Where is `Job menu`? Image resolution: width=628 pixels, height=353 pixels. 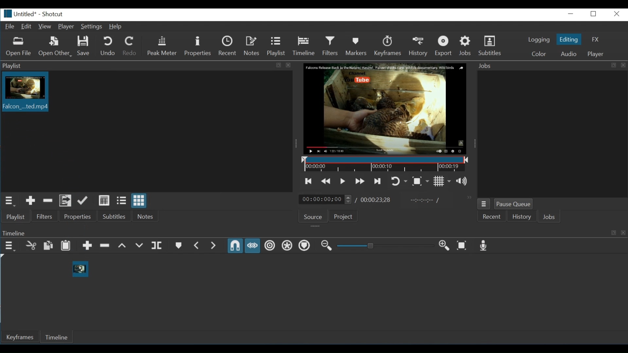
Job menu is located at coordinates (484, 204).